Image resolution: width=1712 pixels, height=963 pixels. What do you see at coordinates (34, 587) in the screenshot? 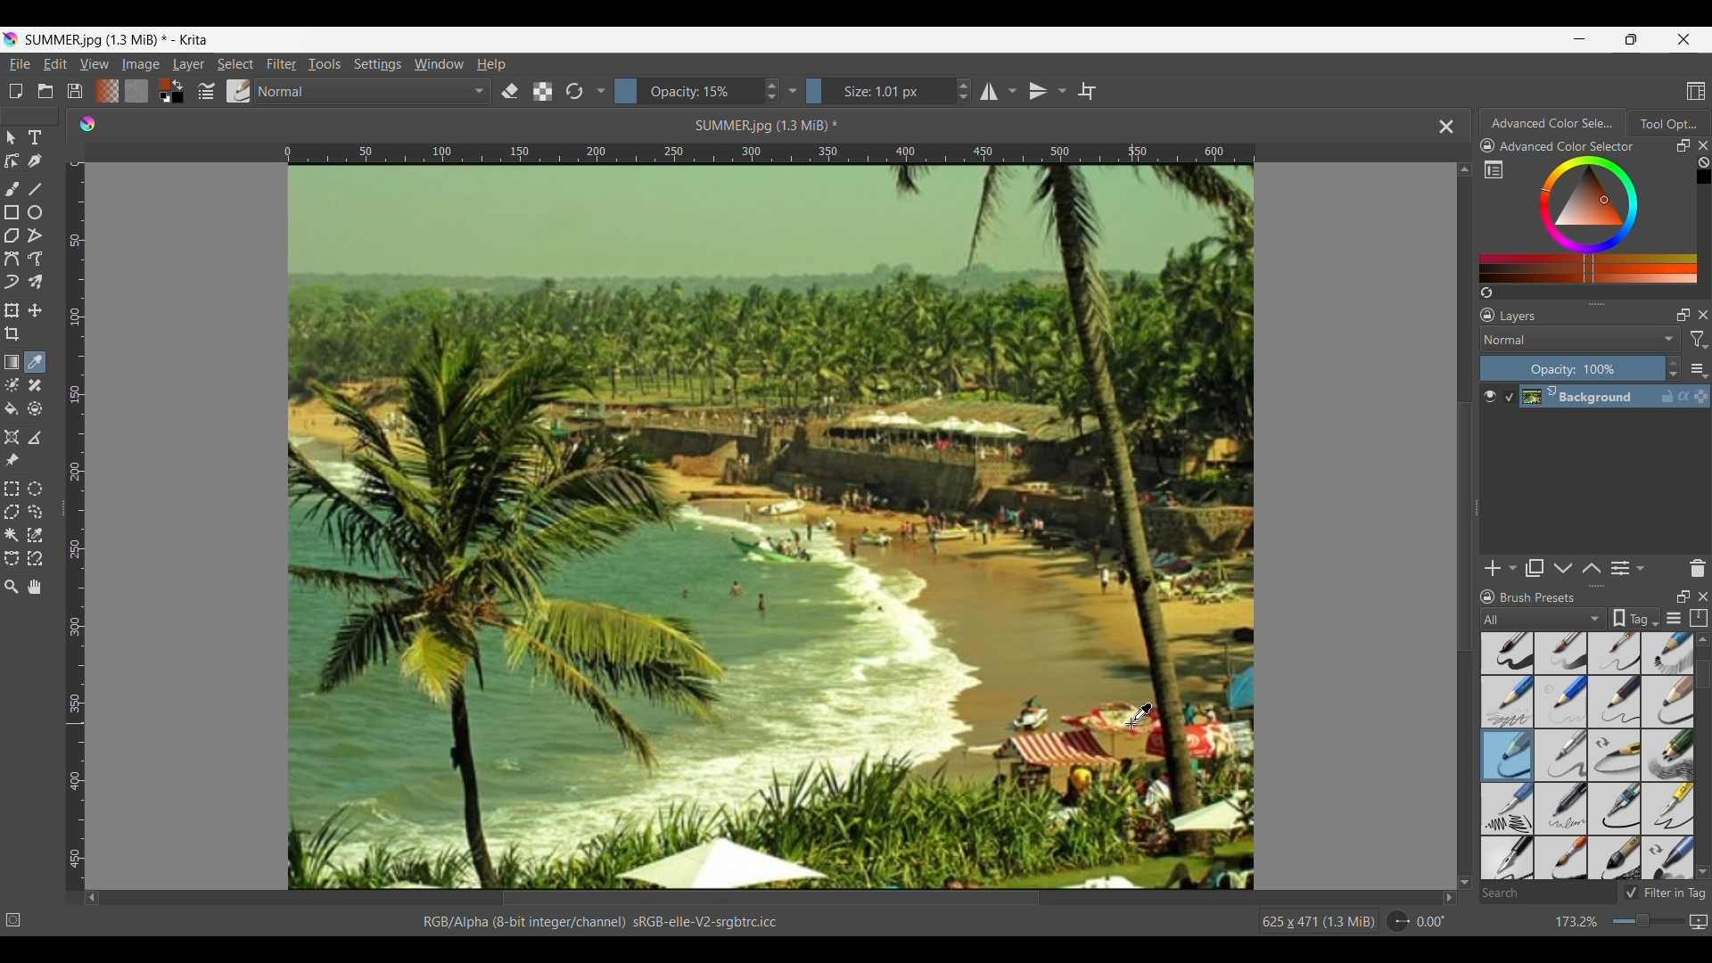
I see `Pan tool` at bounding box center [34, 587].